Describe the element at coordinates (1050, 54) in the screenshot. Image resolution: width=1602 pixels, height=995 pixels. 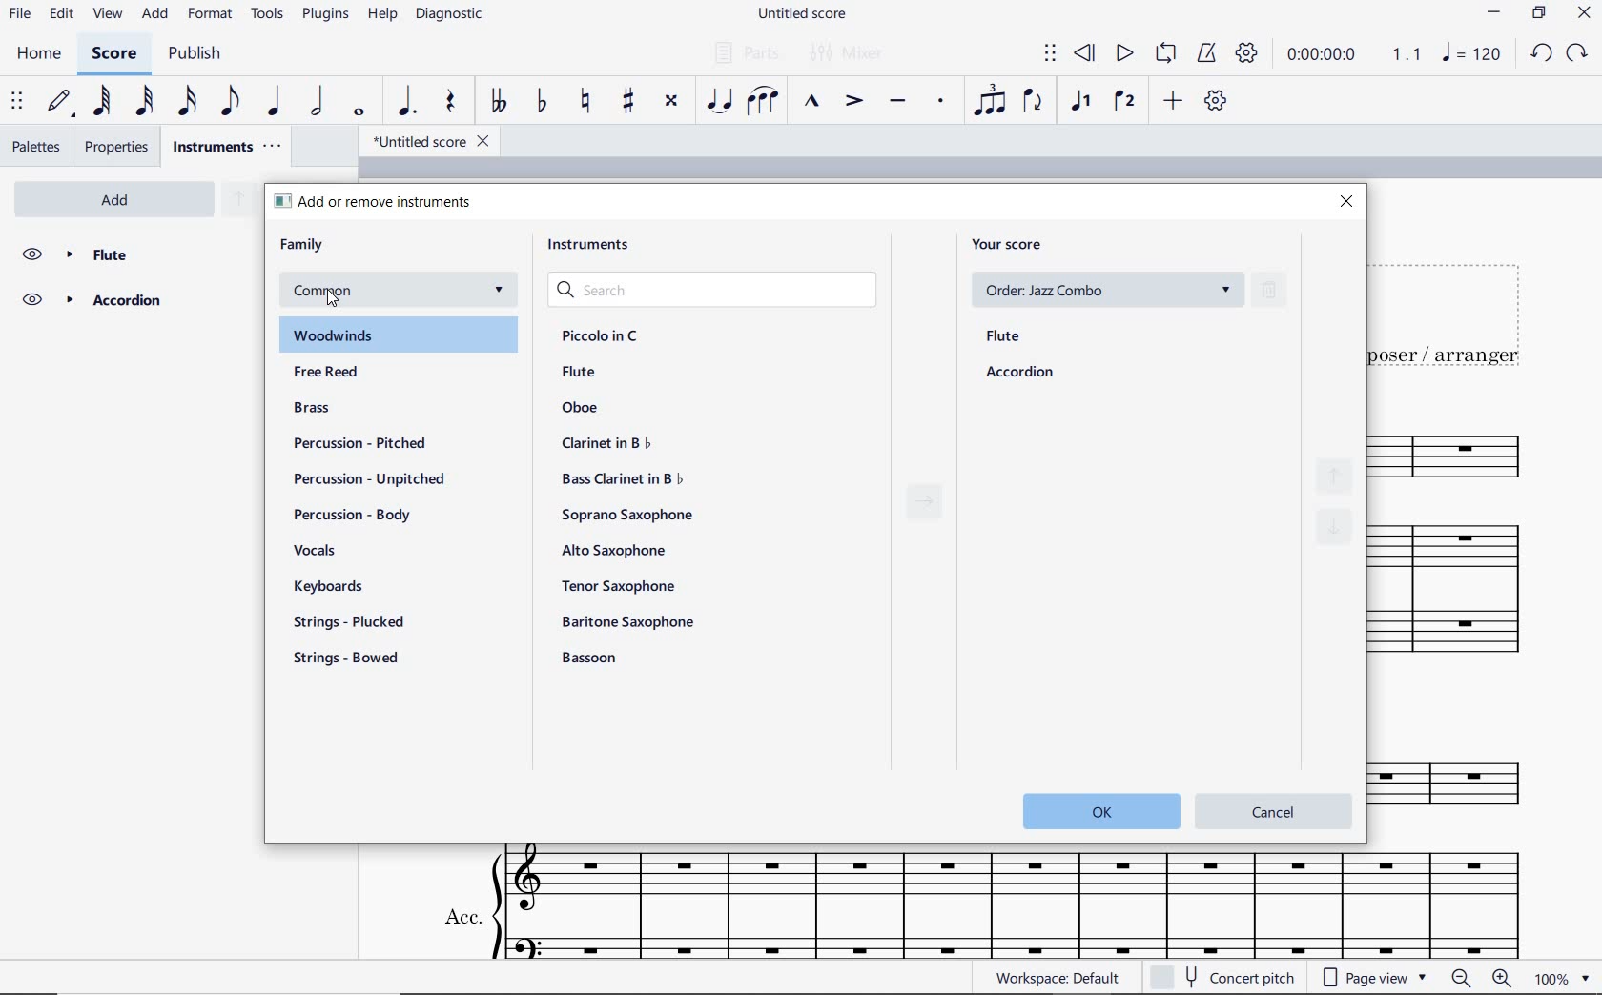
I see `select to move` at that location.